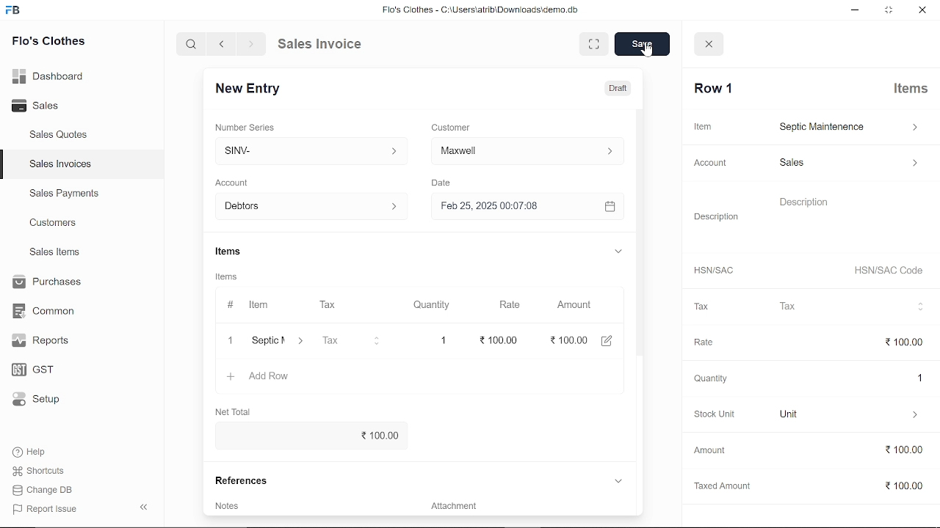  Describe the element at coordinates (591, 43) in the screenshot. I see `expand` at that location.